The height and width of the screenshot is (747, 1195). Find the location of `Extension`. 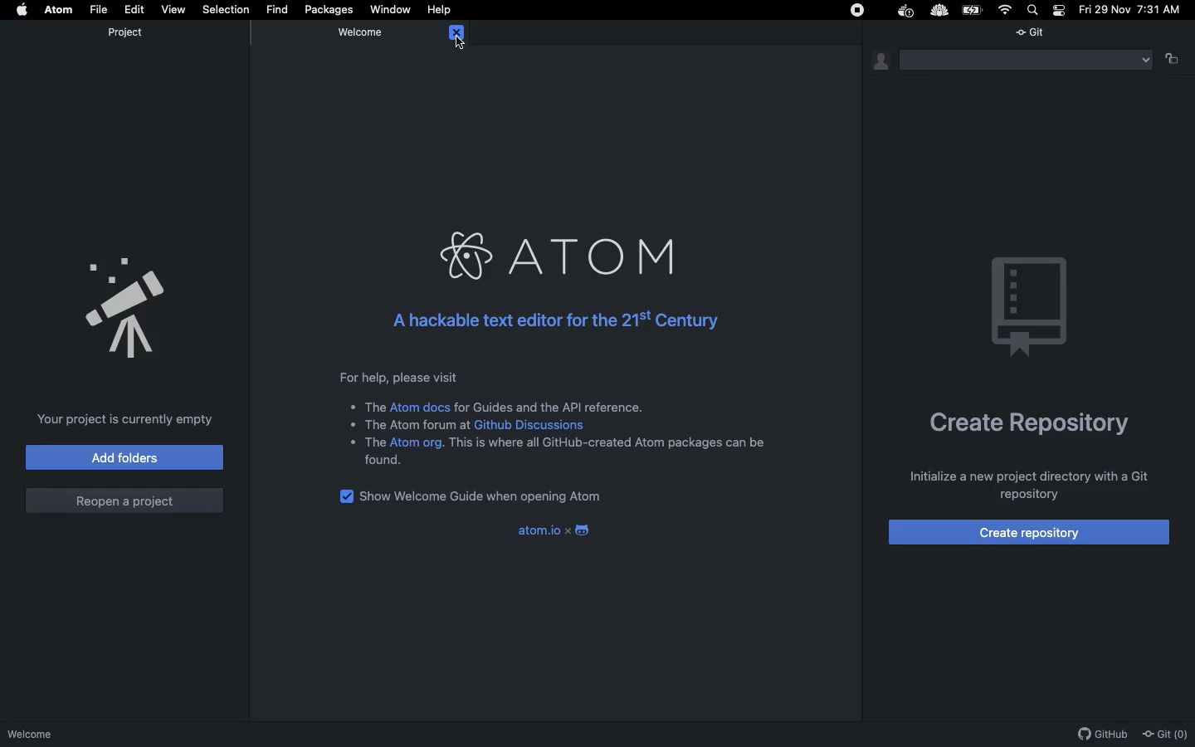

Extension is located at coordinates (939, 11).